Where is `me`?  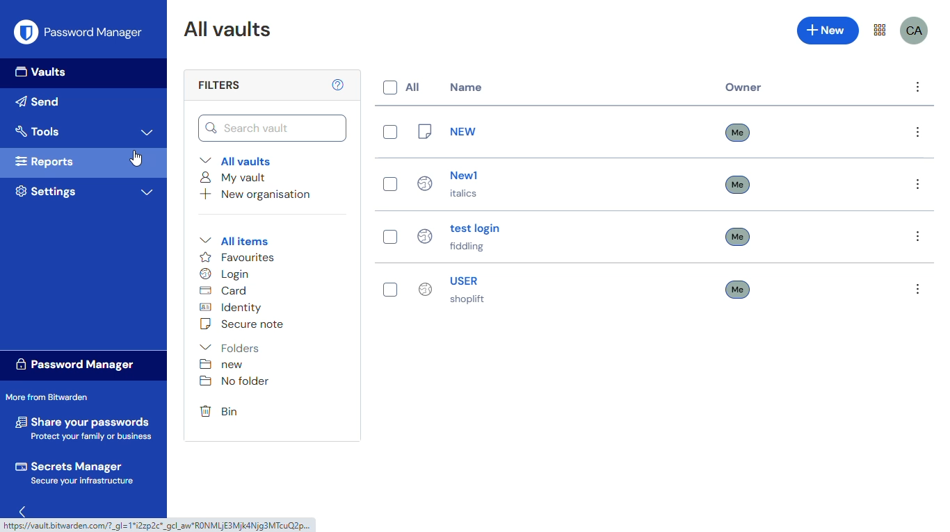 me is located at coordinates (738, 237).